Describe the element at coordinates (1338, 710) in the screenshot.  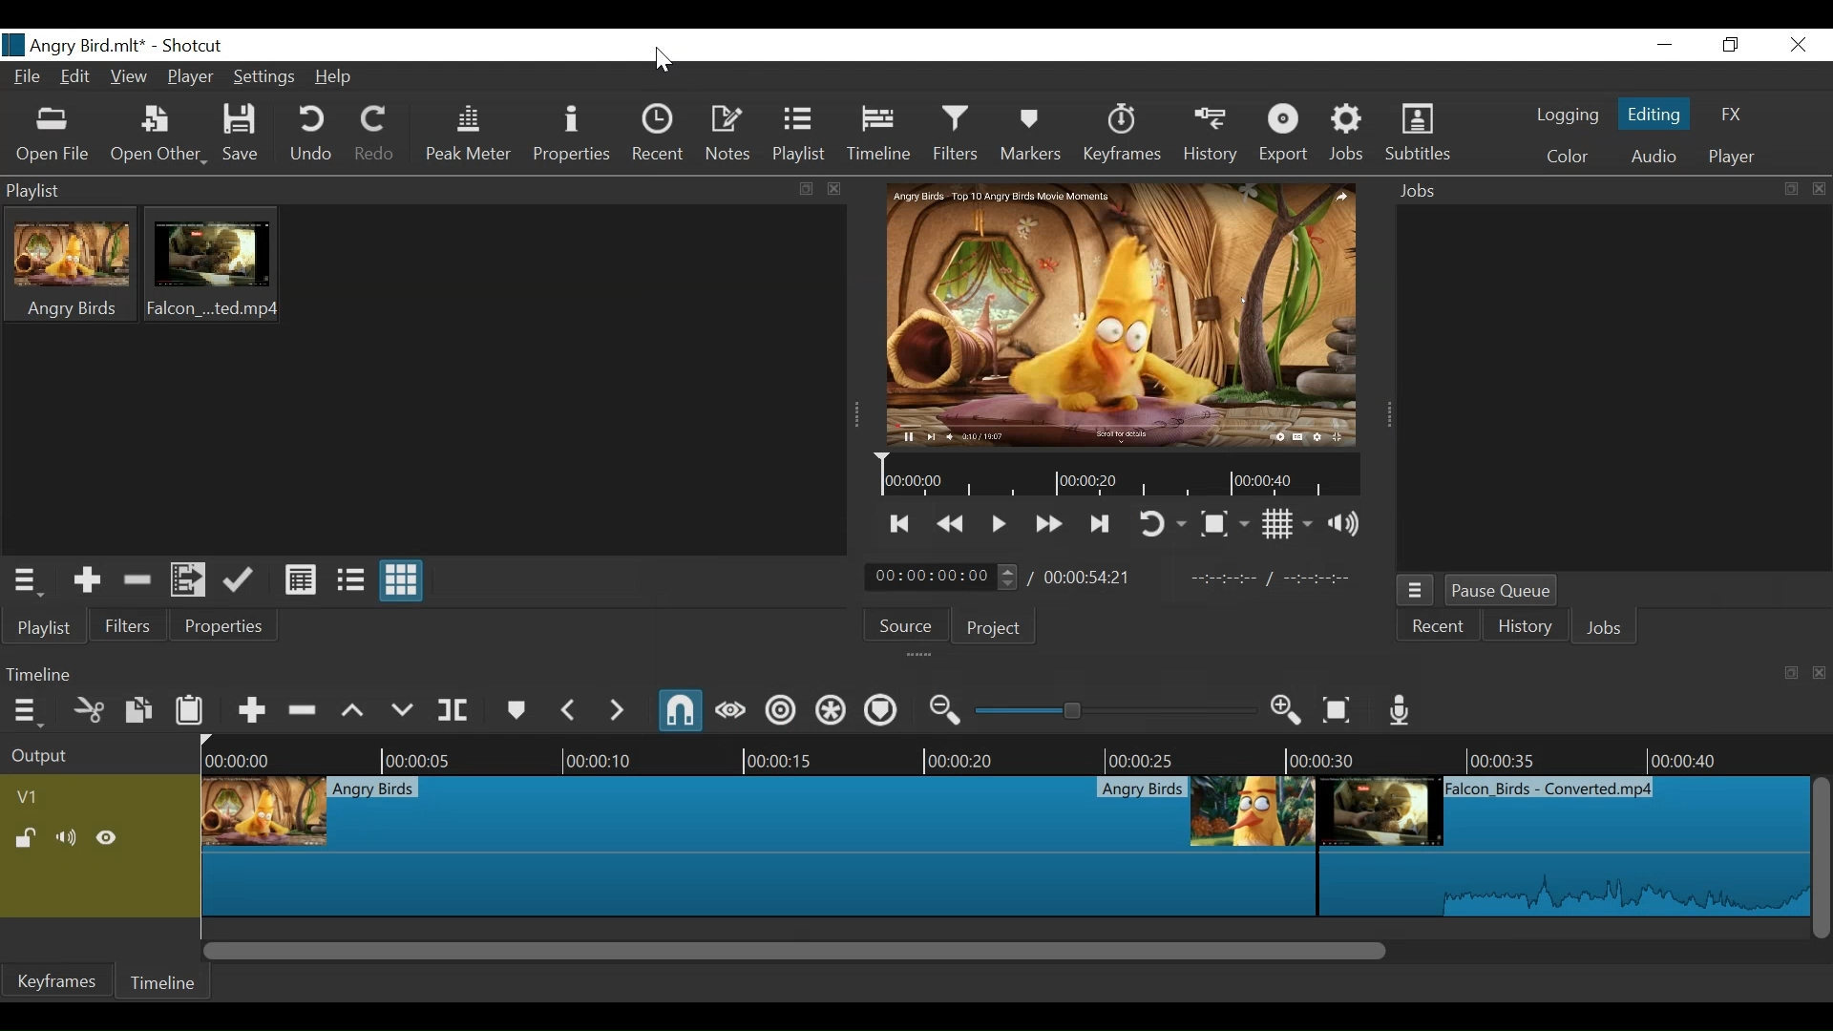
I see `Zoom timeline to fit` at that location.